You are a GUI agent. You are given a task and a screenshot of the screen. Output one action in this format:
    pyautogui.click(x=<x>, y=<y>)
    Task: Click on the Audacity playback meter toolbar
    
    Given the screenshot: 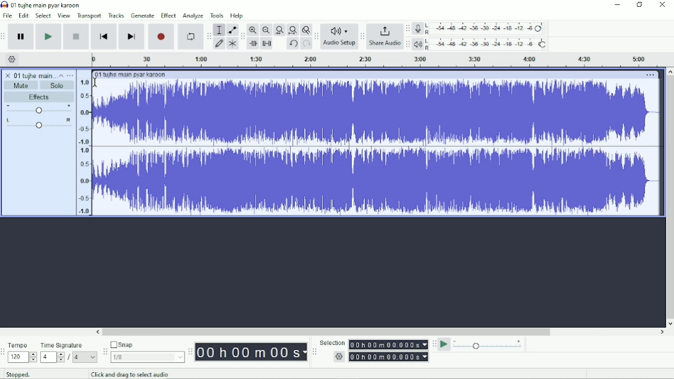 What is the action you would take?
    pyautogui.click(x=407, y=45)
    